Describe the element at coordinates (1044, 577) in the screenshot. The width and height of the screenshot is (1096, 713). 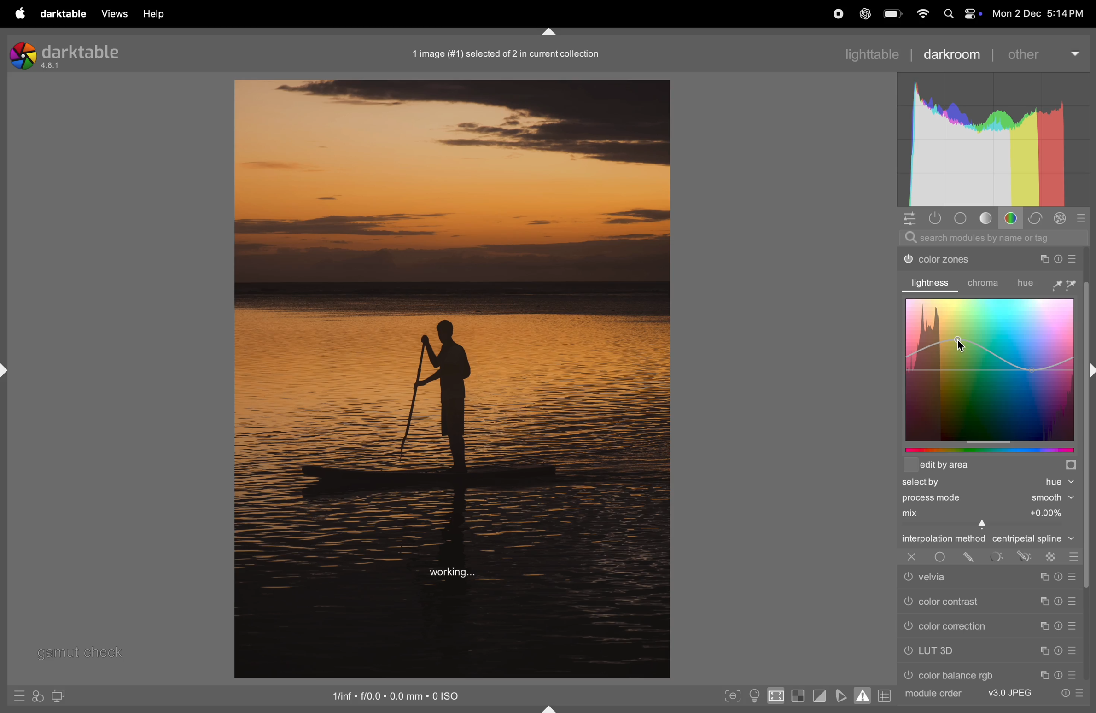
I see `Copy` at that location.